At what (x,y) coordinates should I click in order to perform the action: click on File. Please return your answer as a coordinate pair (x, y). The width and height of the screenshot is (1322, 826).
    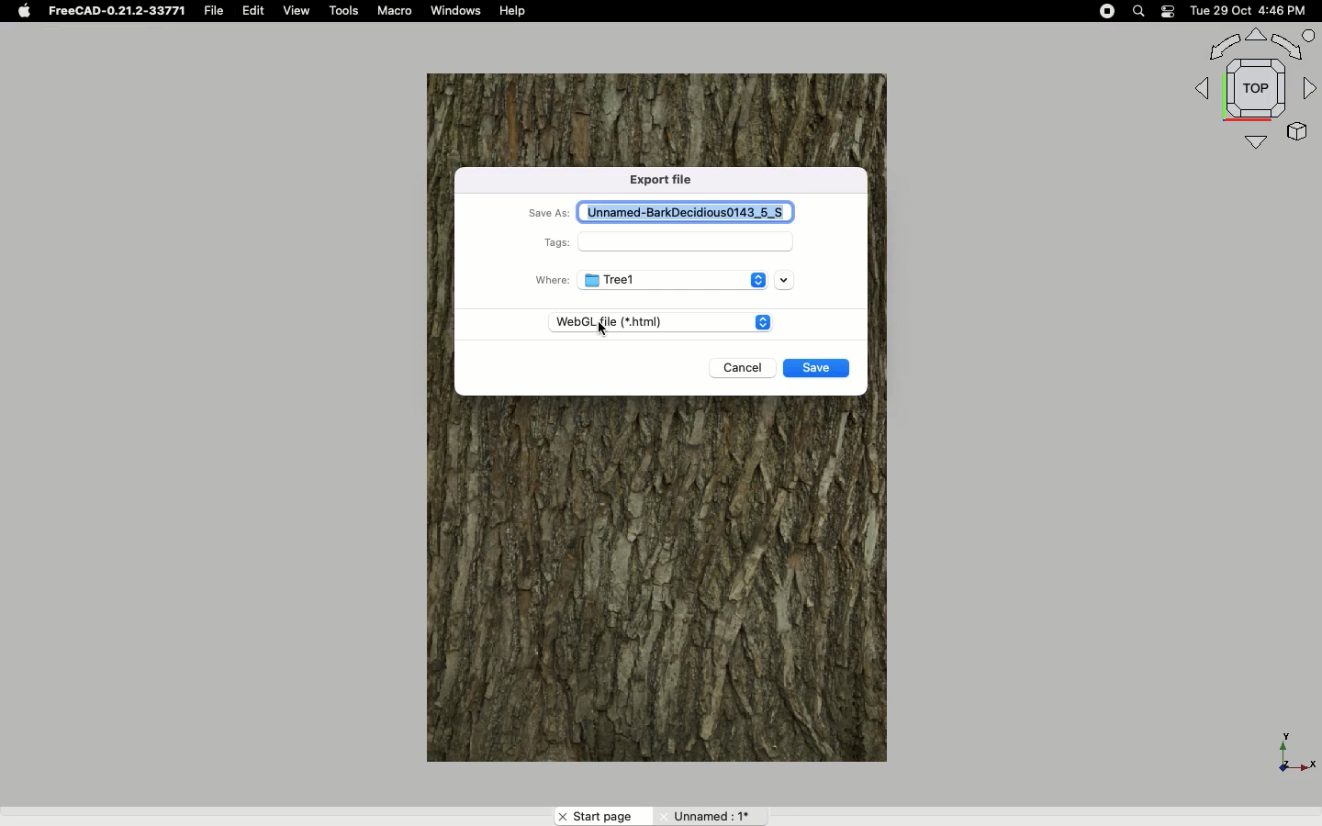
    Looking at the image, I should click on (214, 11).